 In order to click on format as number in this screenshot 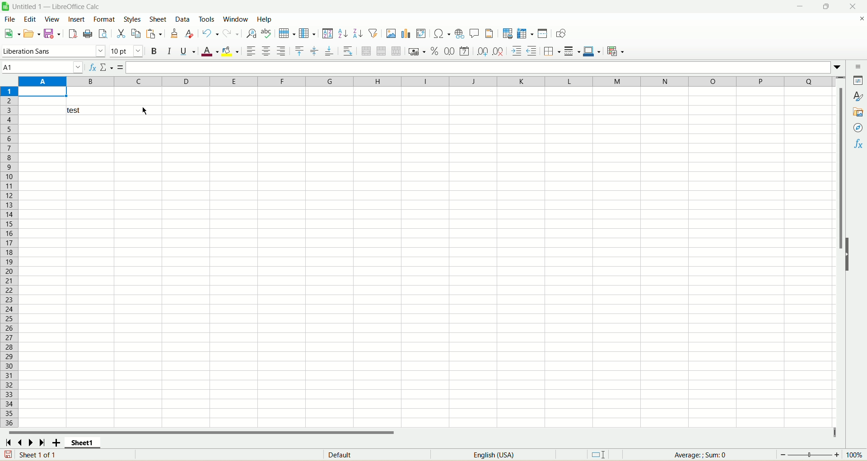, I will do `click(449, 51)`.